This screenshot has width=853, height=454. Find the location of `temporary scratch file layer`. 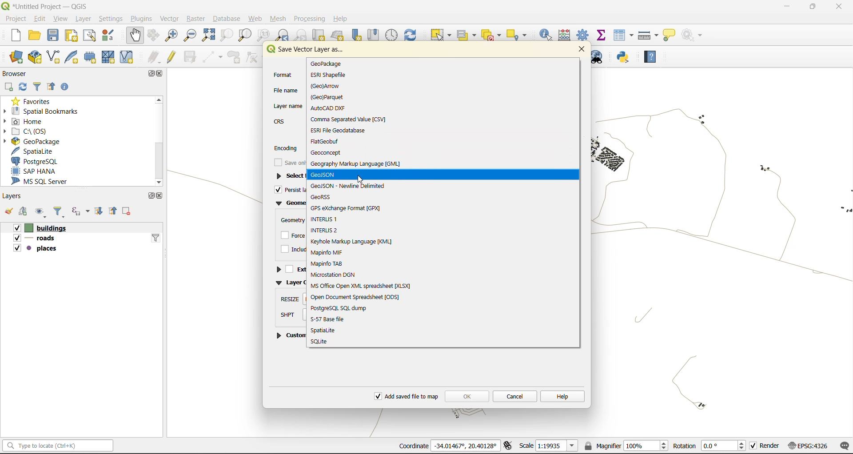

temporary scratch file layer is located at coordinates (93, 56).